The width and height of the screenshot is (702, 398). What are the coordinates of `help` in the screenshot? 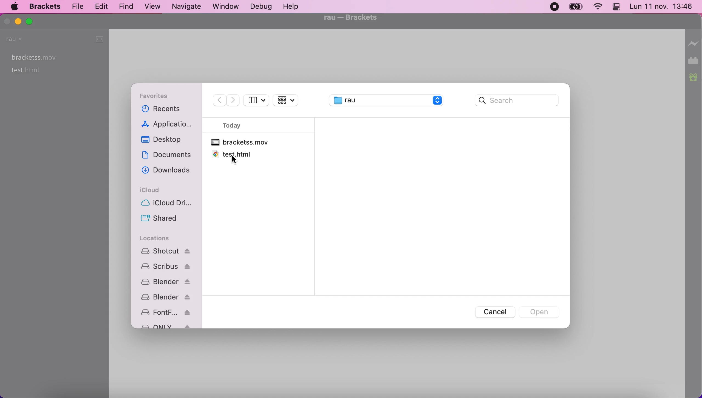 It's located at (293, 6).